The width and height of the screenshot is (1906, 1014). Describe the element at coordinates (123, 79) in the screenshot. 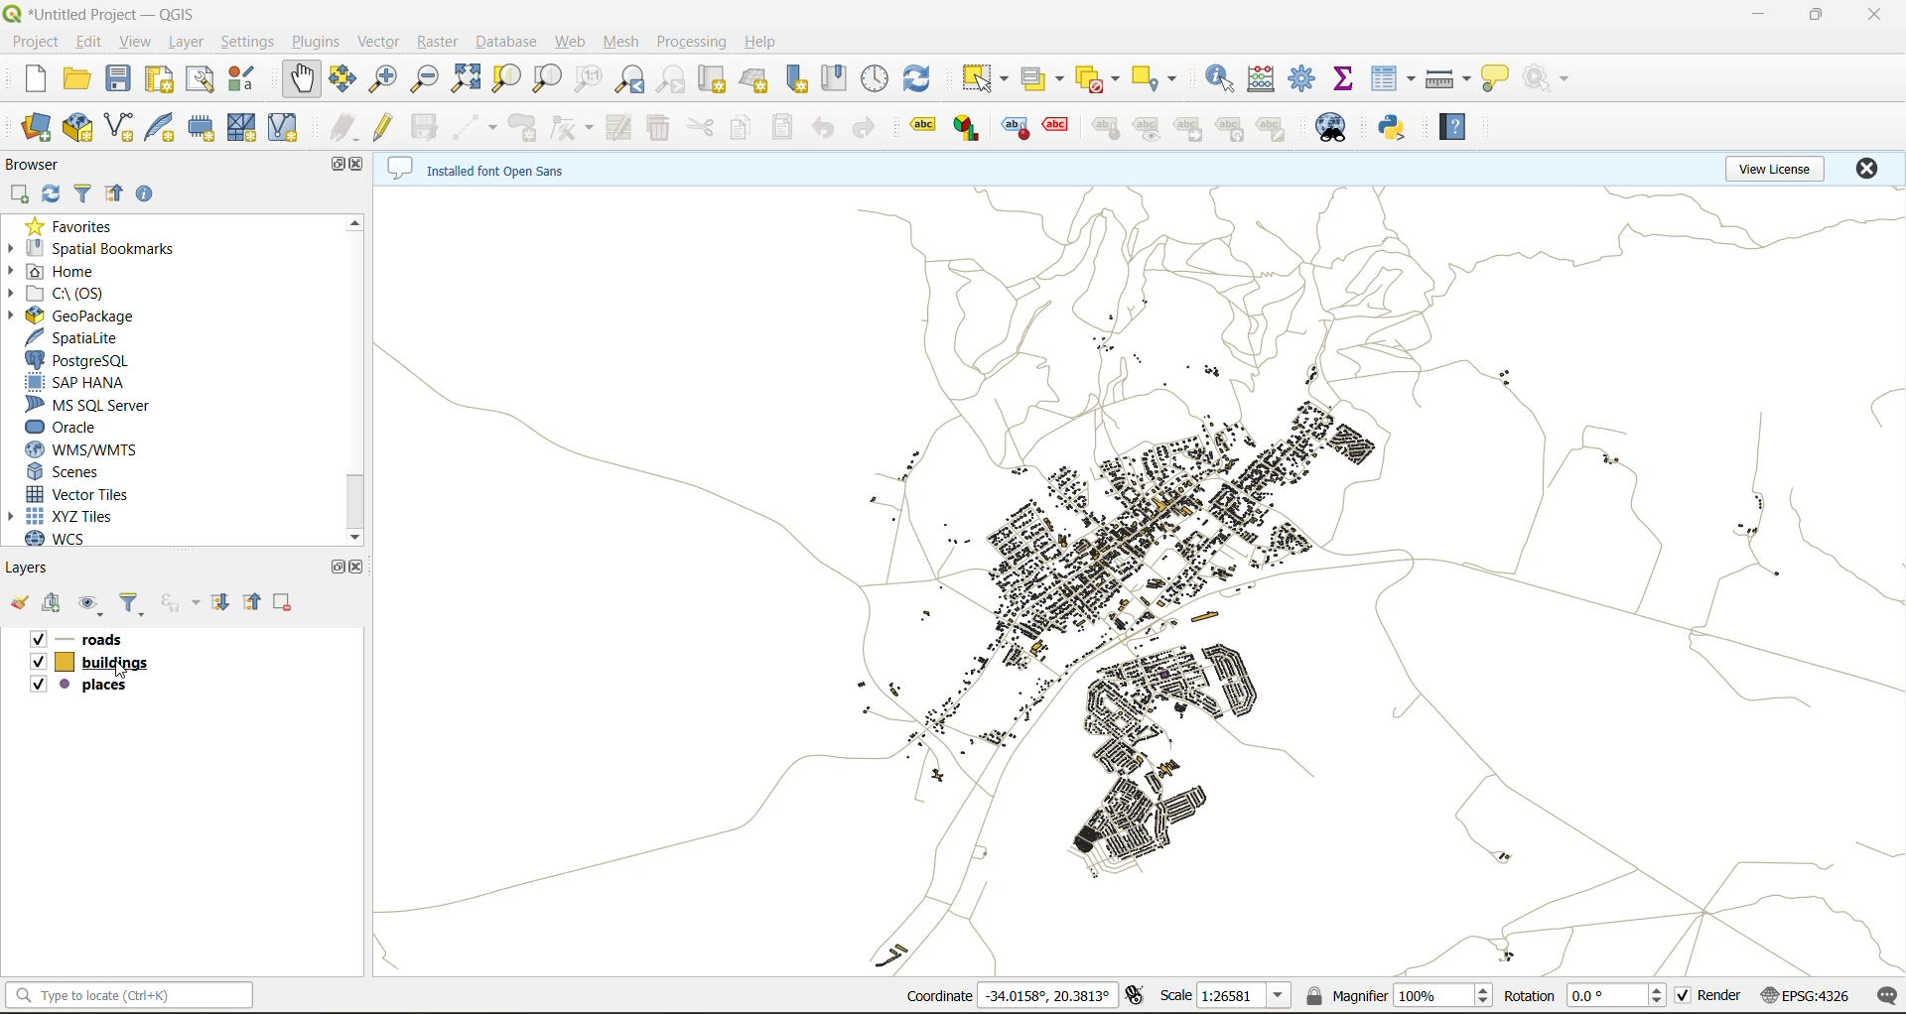

I see `save` at that location.